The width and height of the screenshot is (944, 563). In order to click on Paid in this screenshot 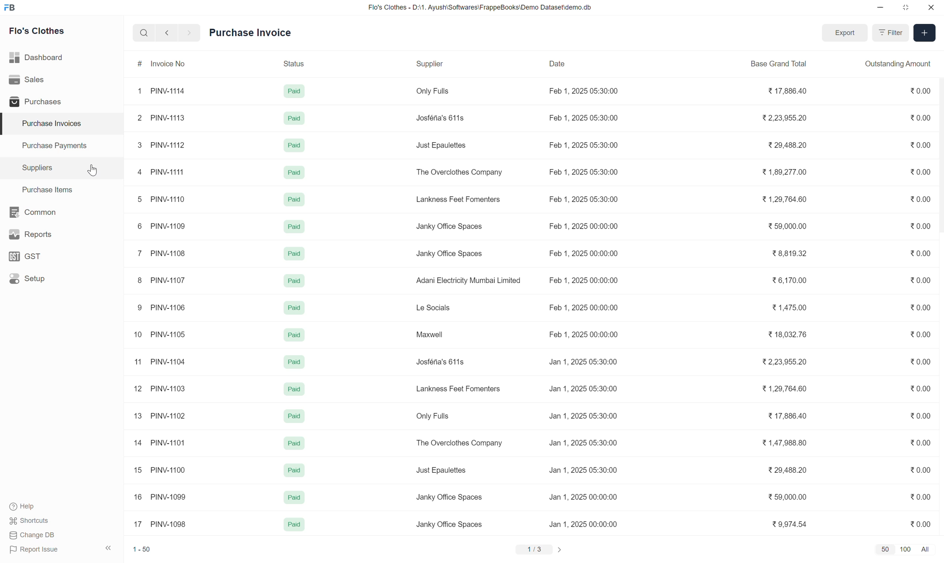, I will do `click(295, 497)`.